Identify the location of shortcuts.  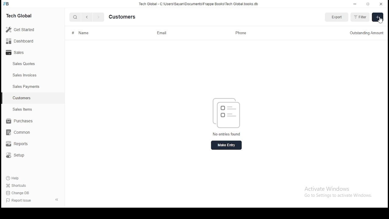
(16, 186).